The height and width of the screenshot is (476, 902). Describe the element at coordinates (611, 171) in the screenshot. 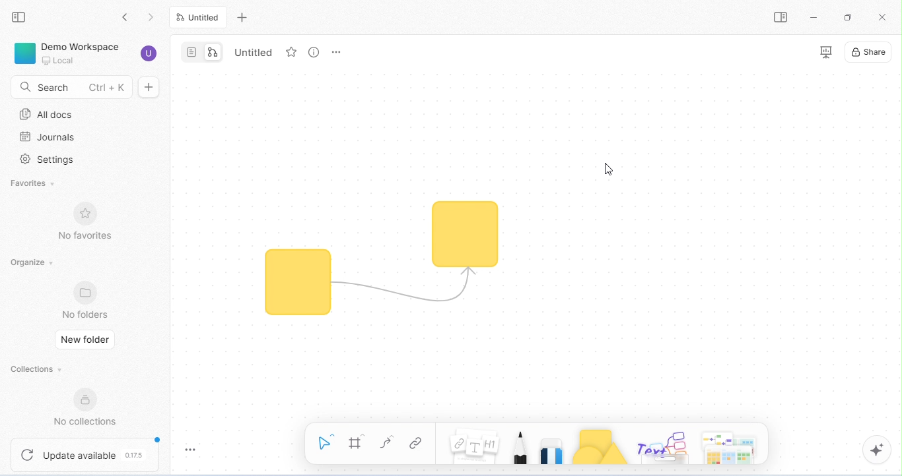

I see `cursor movement` at that location.